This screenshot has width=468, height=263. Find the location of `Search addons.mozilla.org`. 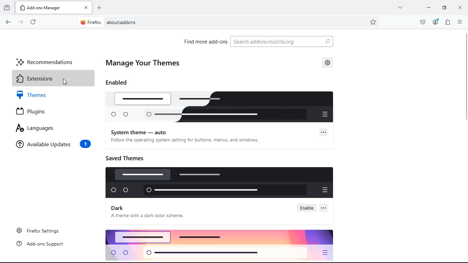

Search addons.mozilla.org is located at coordinates (281, 41).